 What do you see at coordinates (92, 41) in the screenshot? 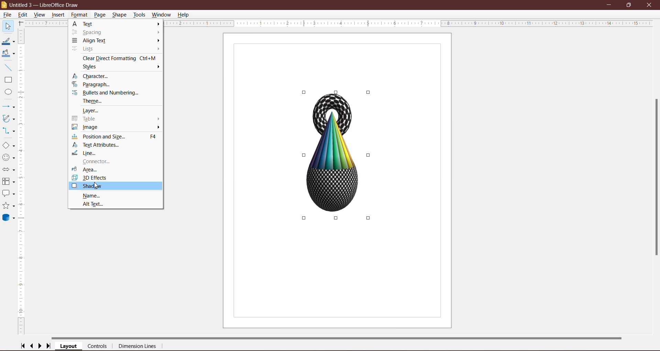
I see `Align Text` at bounding box center [92, 41].